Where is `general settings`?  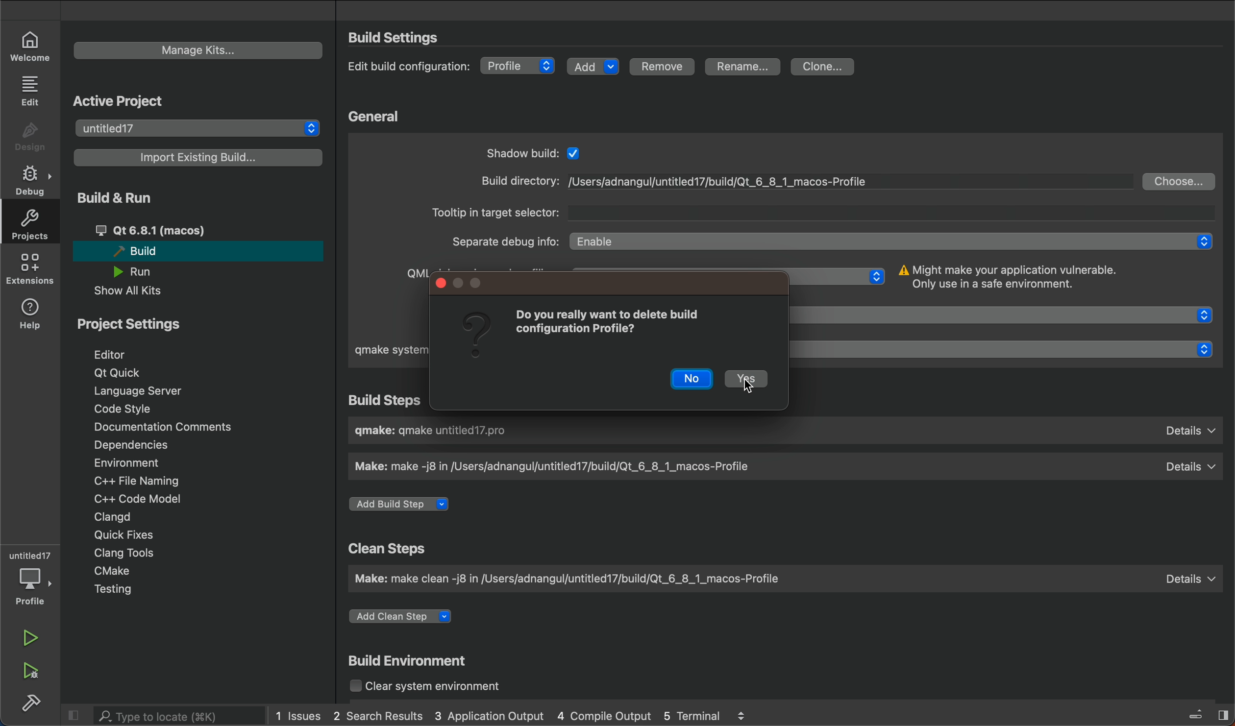 general settings is located at coordinates (535, 150).